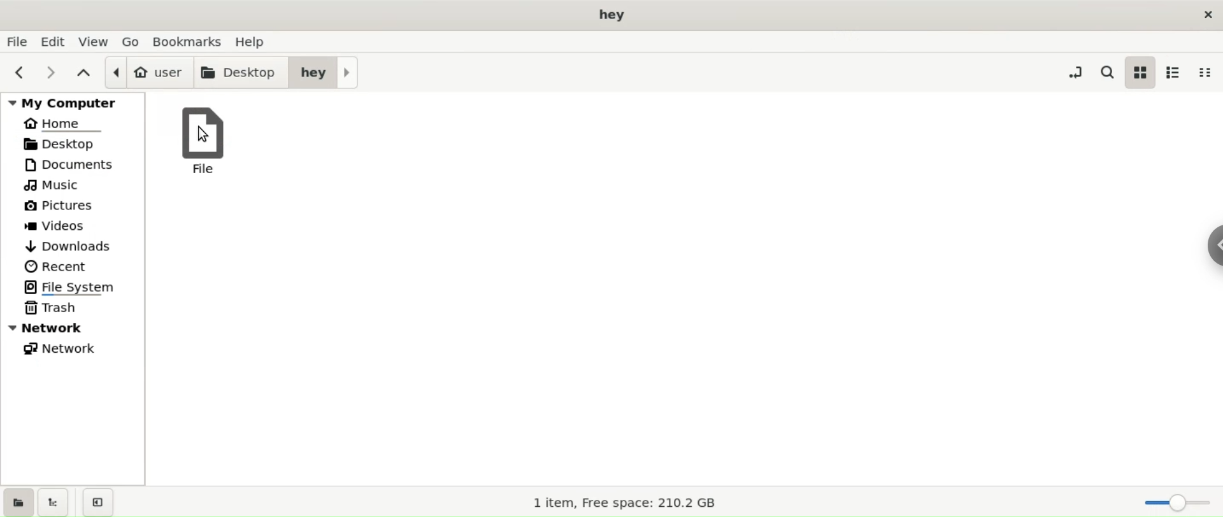 This screenshot has width=1223, height=517. I want to click on home, so click(73, 124).